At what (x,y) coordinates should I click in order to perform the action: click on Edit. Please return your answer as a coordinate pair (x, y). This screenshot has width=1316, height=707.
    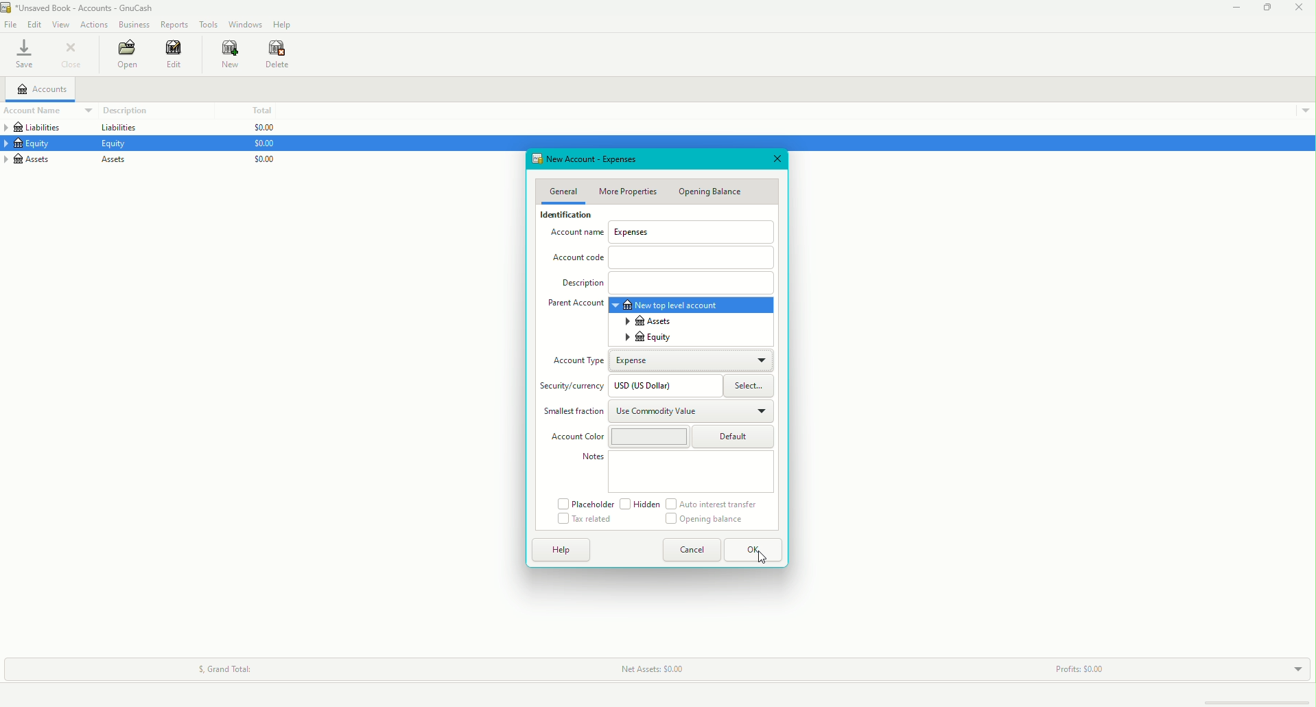
    Looking at the image, I should click on (32, 23).